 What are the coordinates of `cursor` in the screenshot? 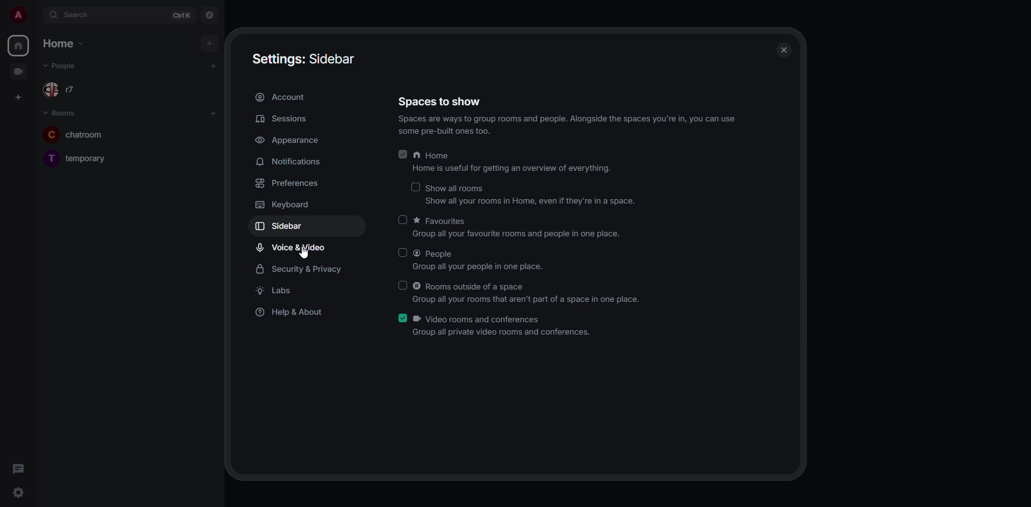 It's located at (307, 253).